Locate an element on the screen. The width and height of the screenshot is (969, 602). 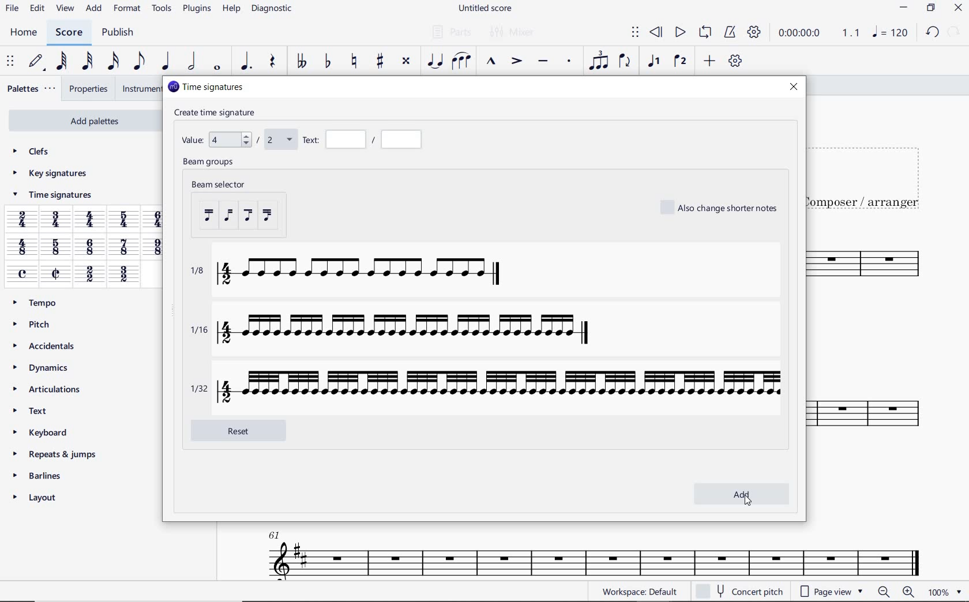
add is located at coordinates (743, 495).